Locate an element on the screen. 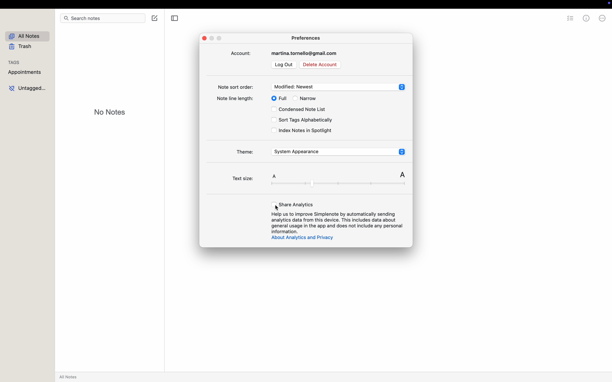  condensed note list is located at coordinates (300, 109).